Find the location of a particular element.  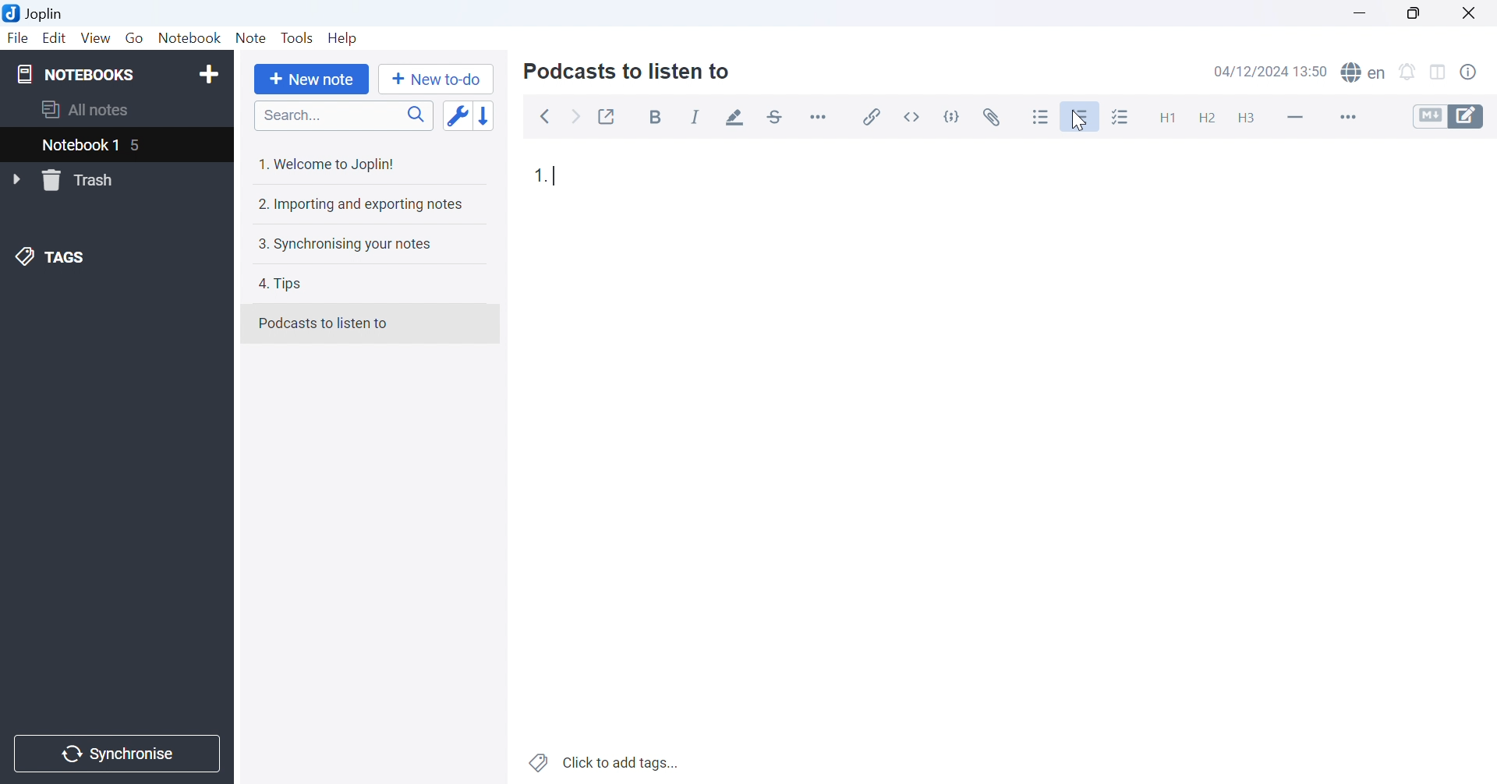

Horizontal lines is located at coordinates (1295, 116).